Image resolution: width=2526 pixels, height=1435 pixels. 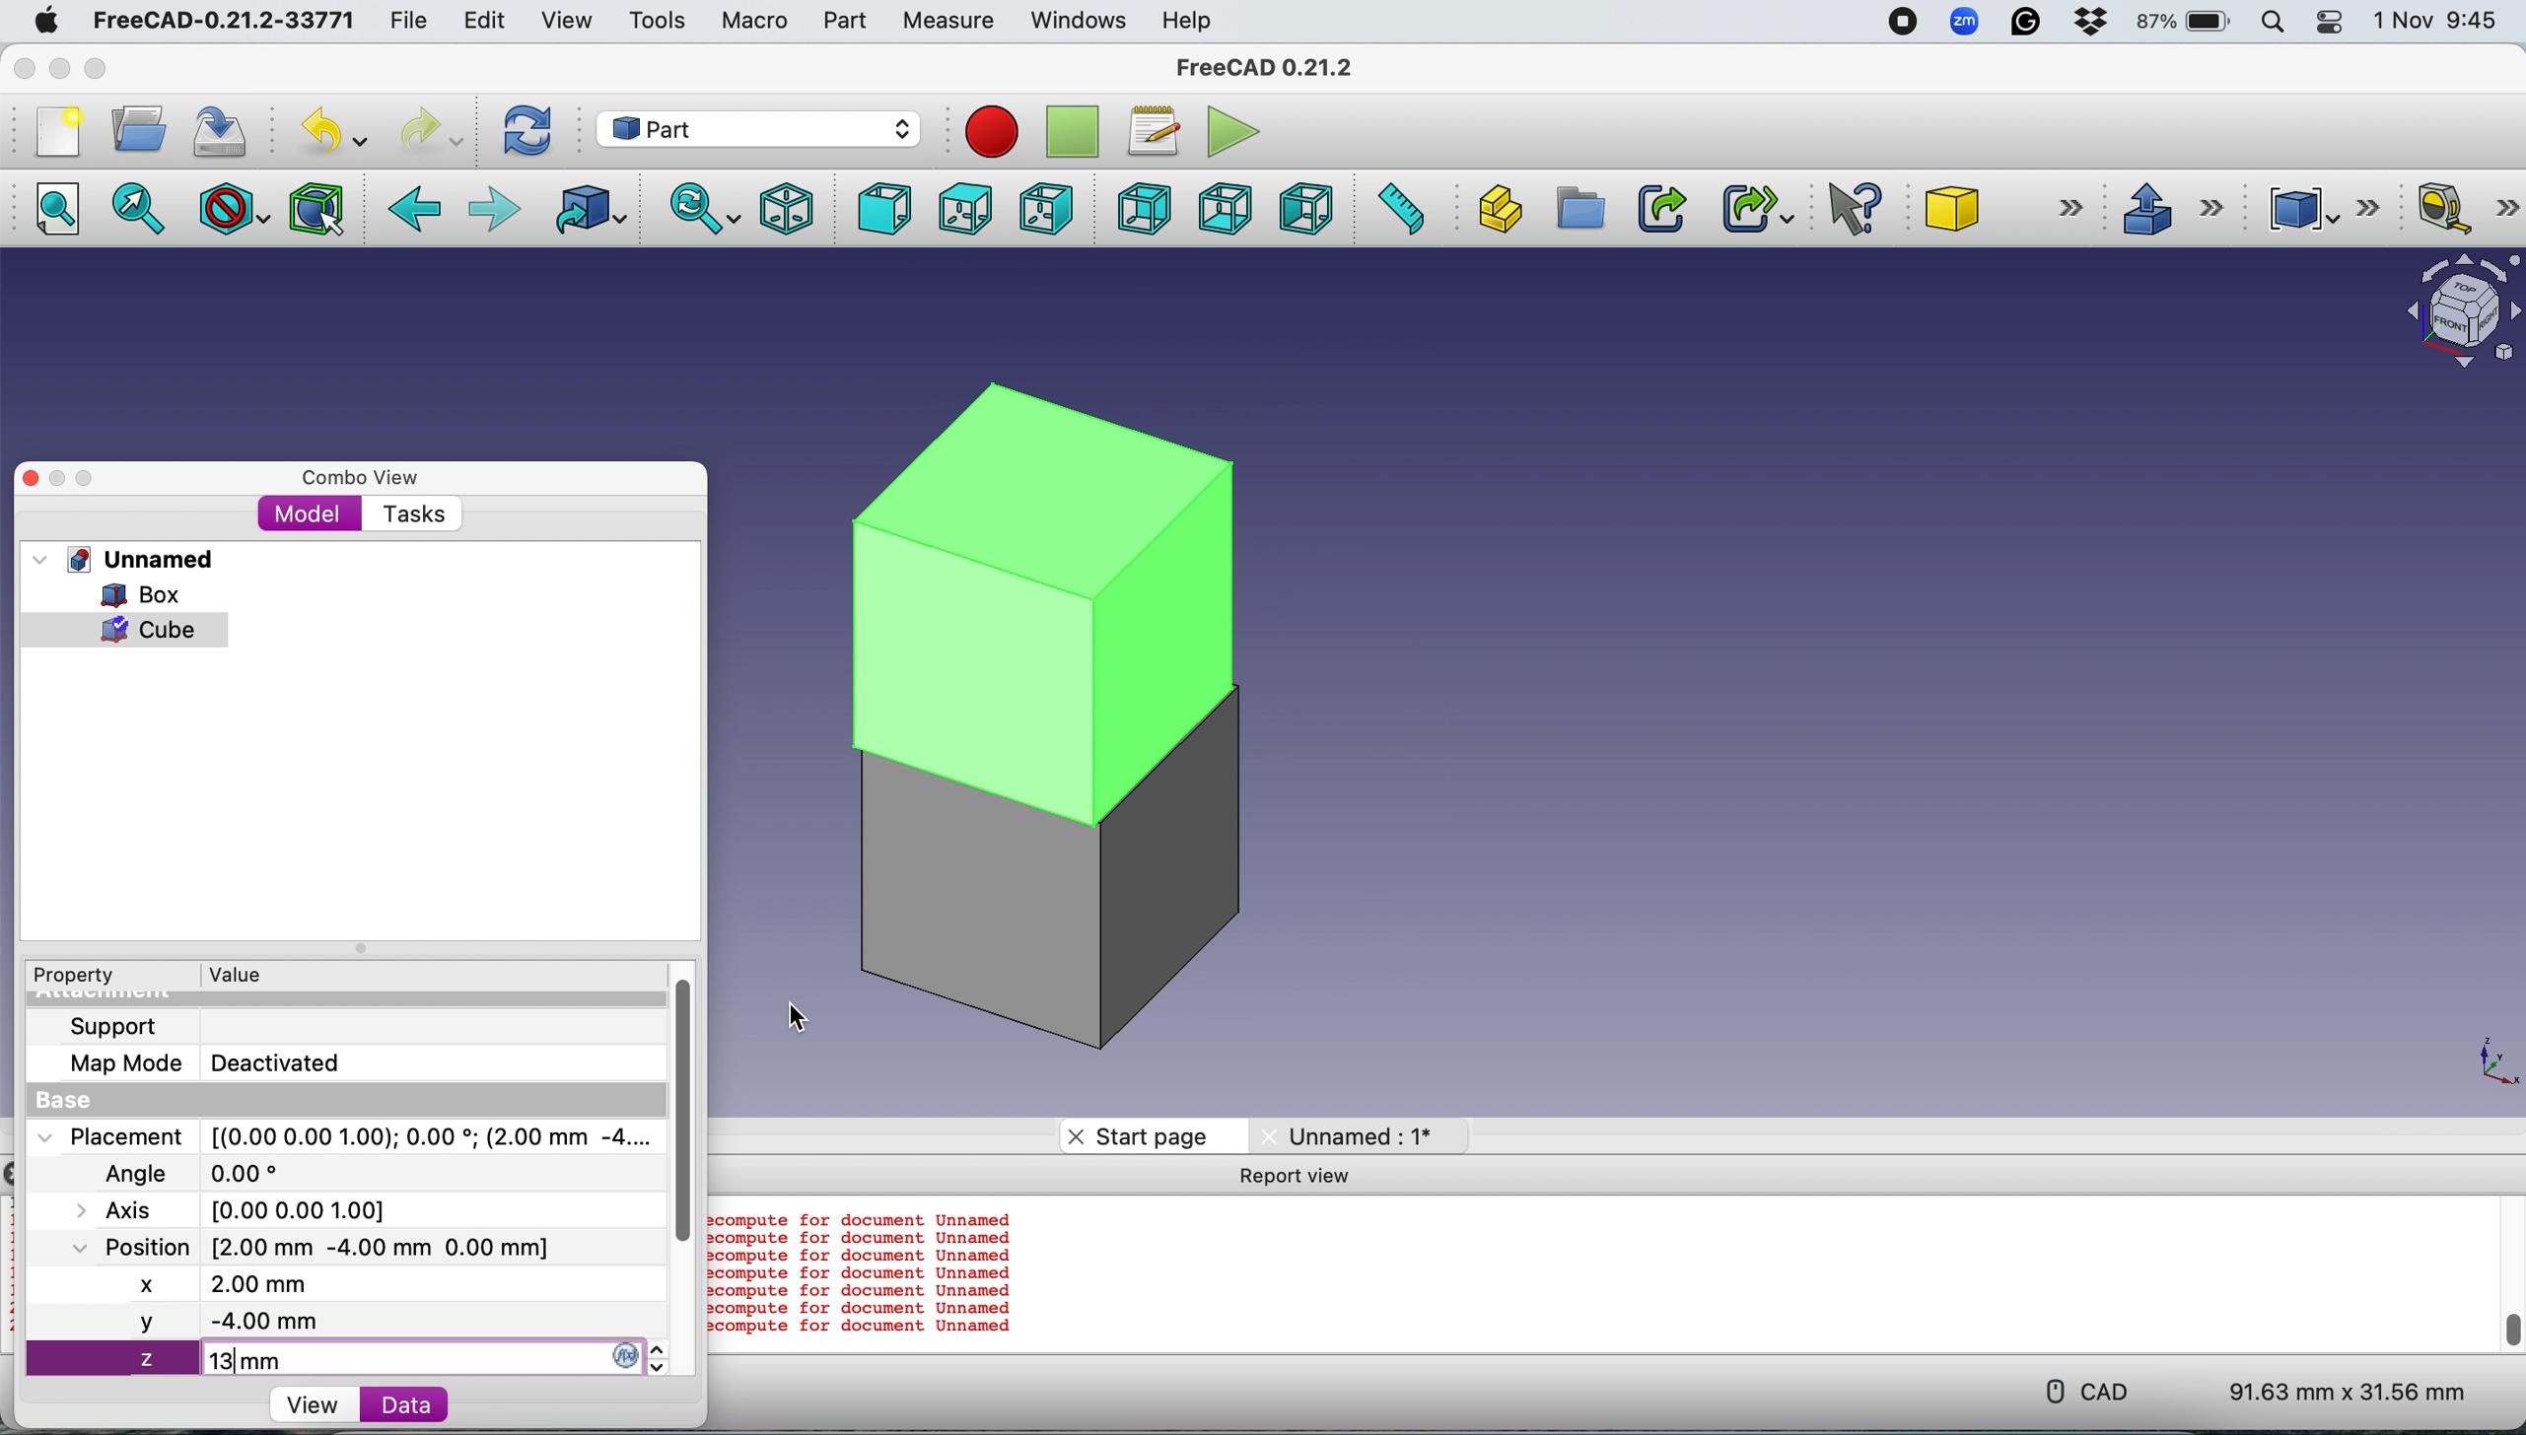 What do you see at coordinates (68, 211) in the screenshot?
I see `Fit all` at bounding box center [68, 211].